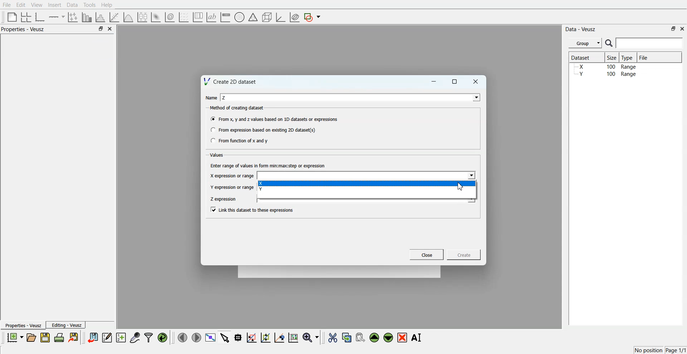 The width and height of the screenshot is (687, 354). What do you see at coordinates (211, 17) in the screenshot?
I see `Text label` at bounding box center [211, 17].